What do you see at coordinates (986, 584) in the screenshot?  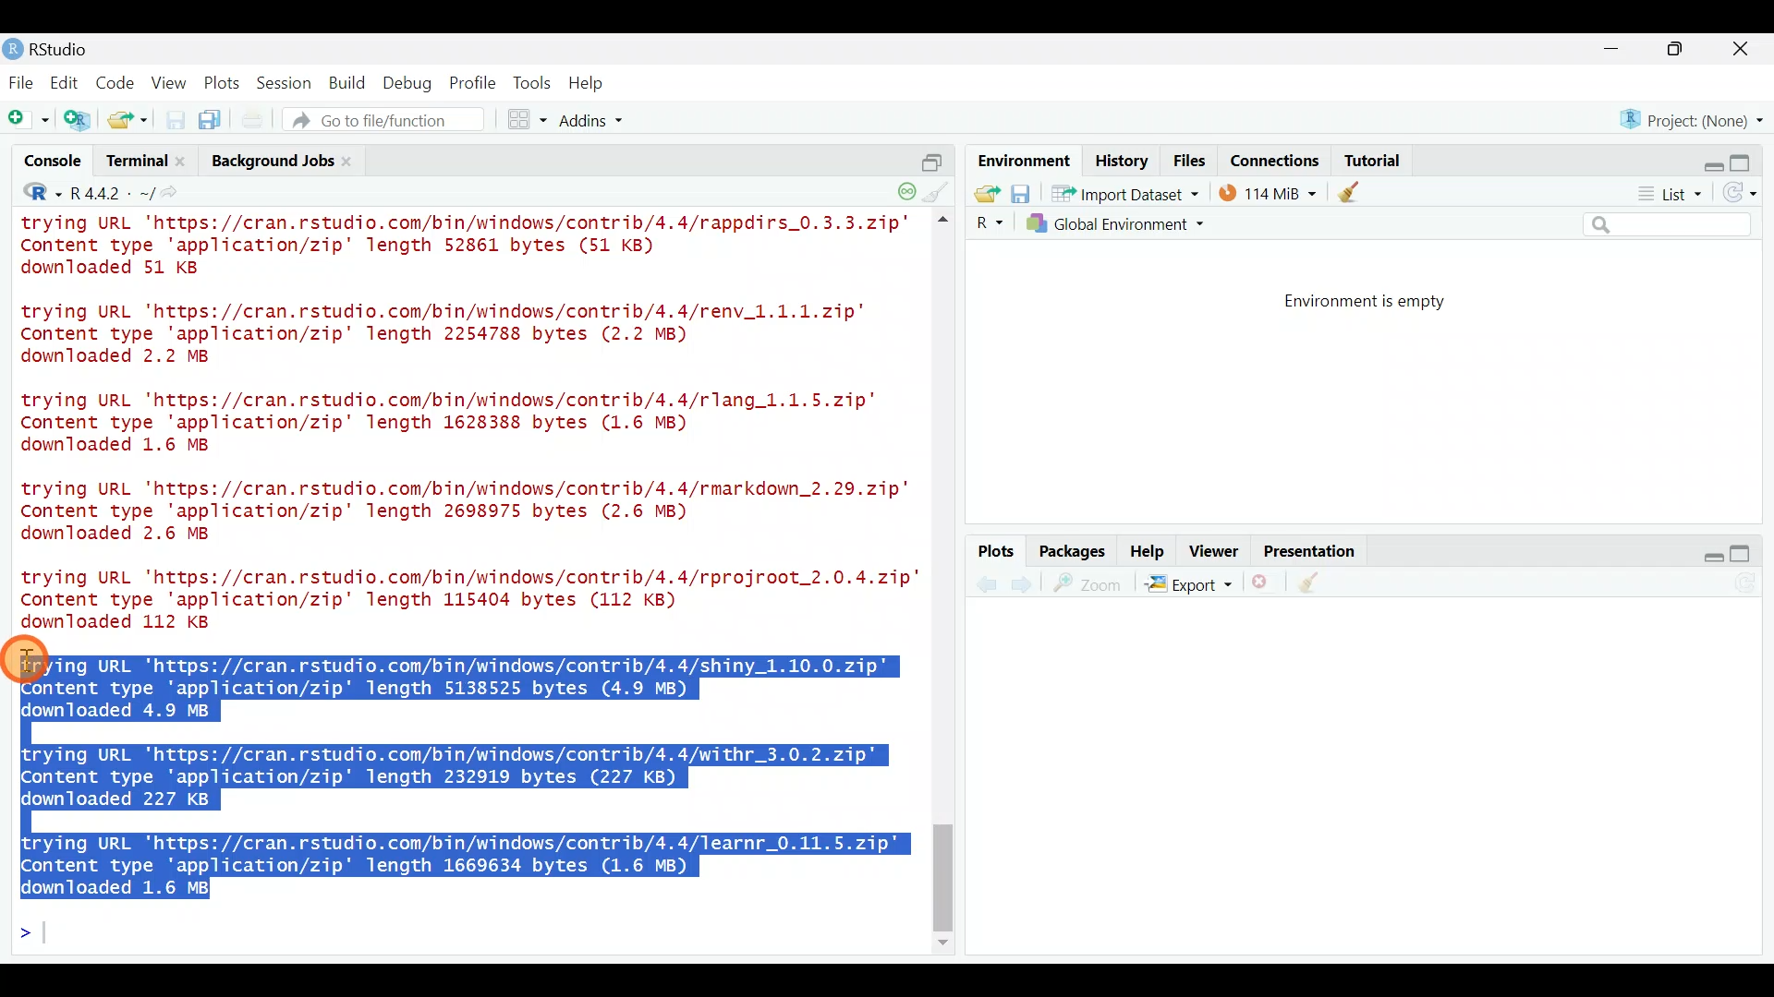 I see `next plot` at bounding box center [986, 584].